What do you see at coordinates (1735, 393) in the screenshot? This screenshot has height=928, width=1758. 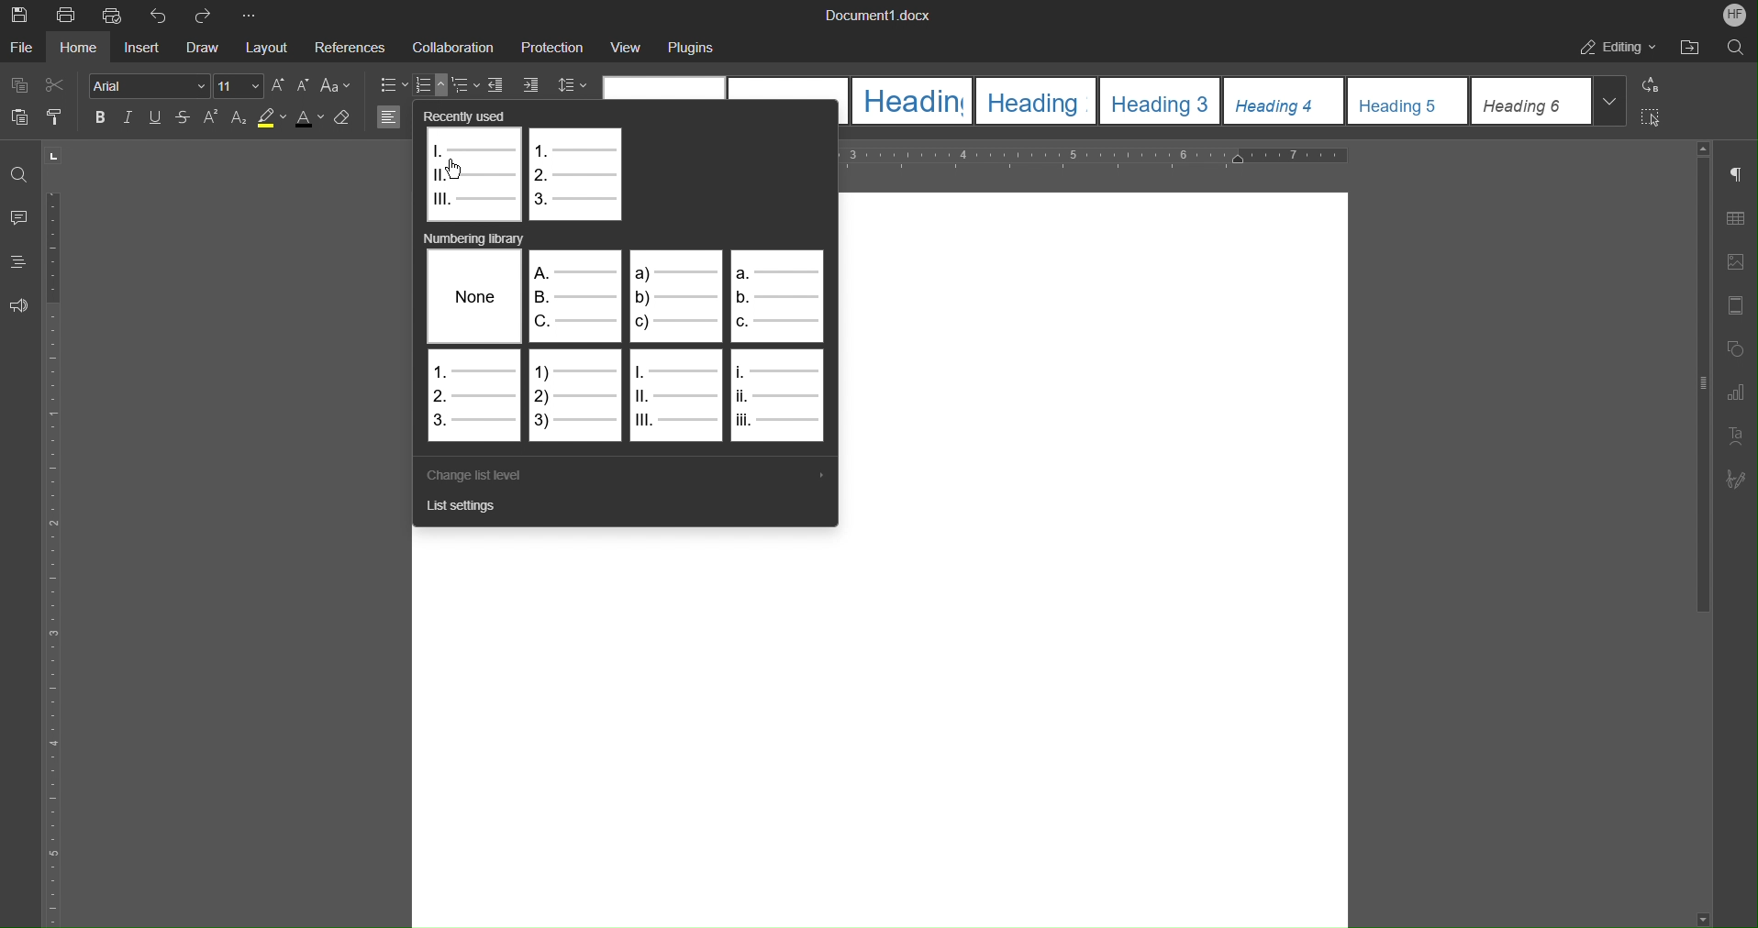 I see `Graph settings` at bounding box center [1735, 393].